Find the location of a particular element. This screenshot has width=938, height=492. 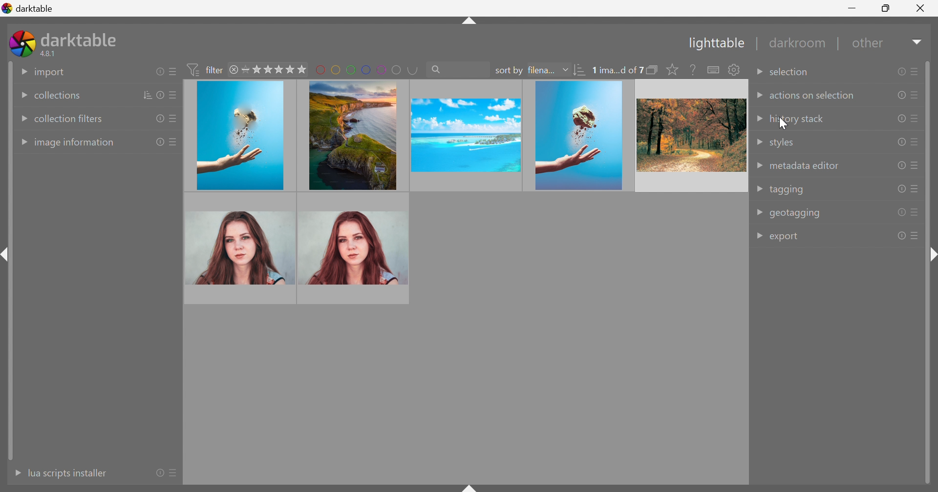

filter by images color label is located at coordinates (367, 69).